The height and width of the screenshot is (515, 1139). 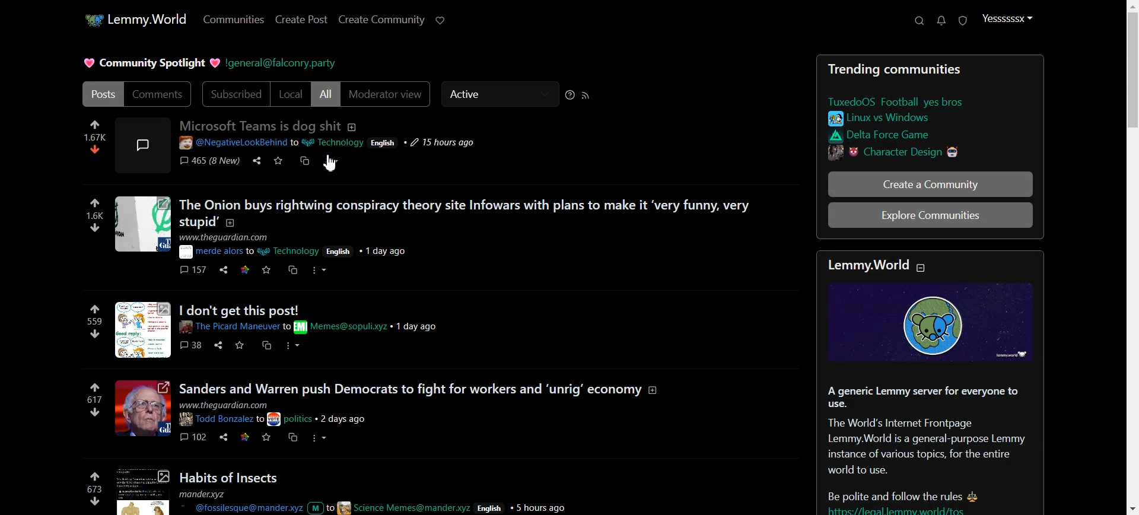 What do you see at coordinates (96, 501) in the screenshot?
I see `dislike` at bounding box center [96, 501].